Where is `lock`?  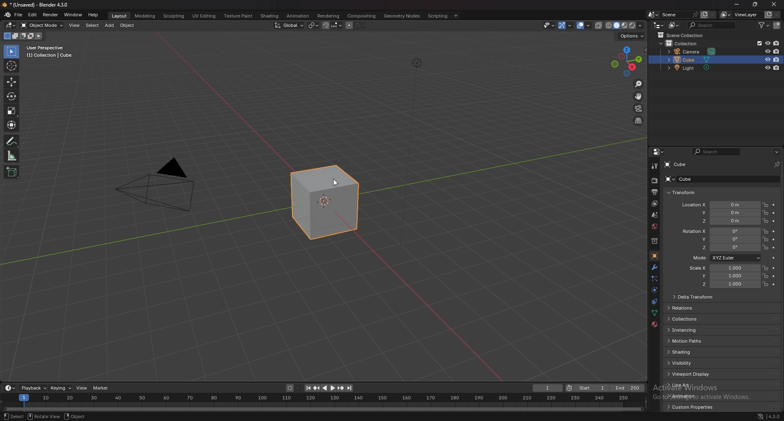
lock is located at coordinates (765, 284).